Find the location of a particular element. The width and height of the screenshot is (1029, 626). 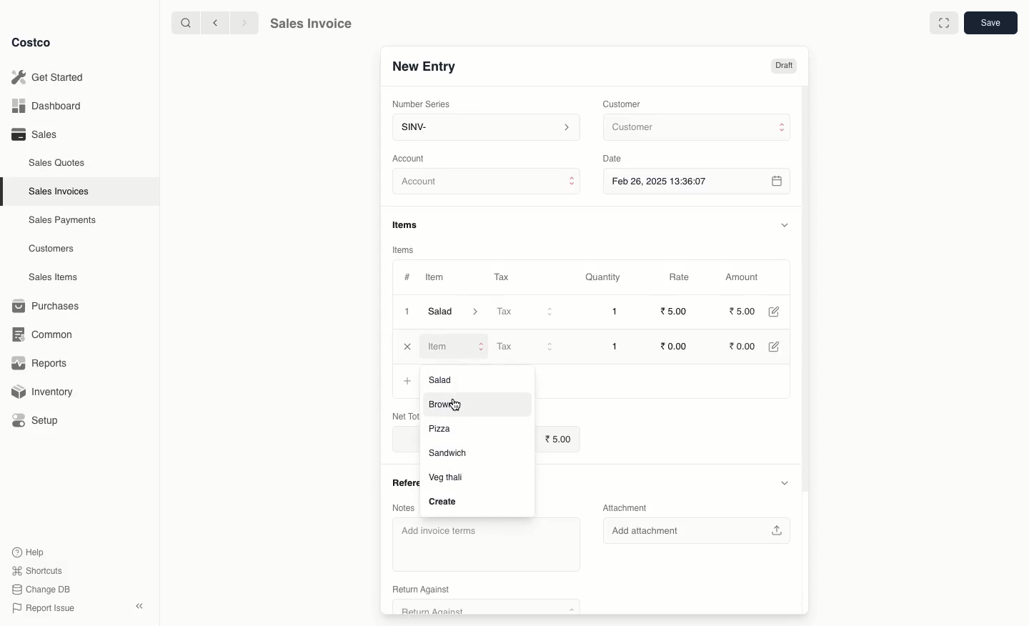

Collapse is located at coordinates (141, 607).